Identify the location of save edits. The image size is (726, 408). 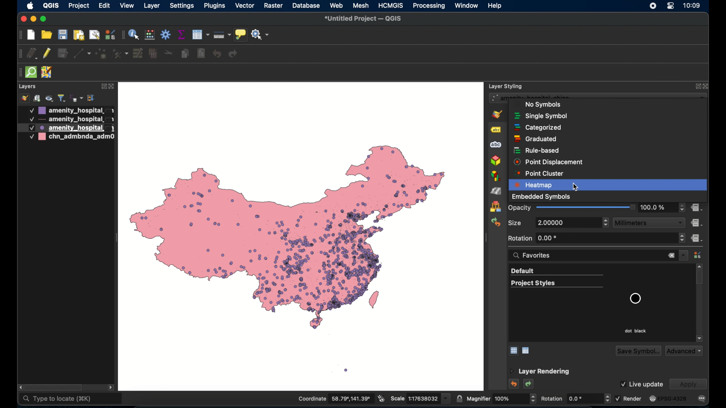
(64, 54).